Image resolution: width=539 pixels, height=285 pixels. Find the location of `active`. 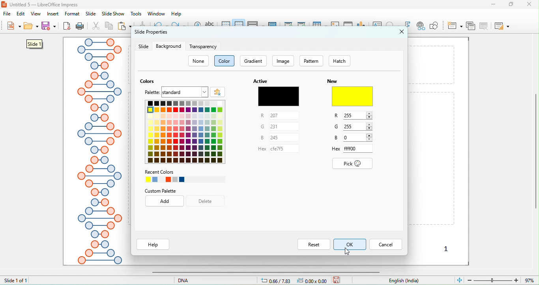

active is located at coordinates (260, 81).